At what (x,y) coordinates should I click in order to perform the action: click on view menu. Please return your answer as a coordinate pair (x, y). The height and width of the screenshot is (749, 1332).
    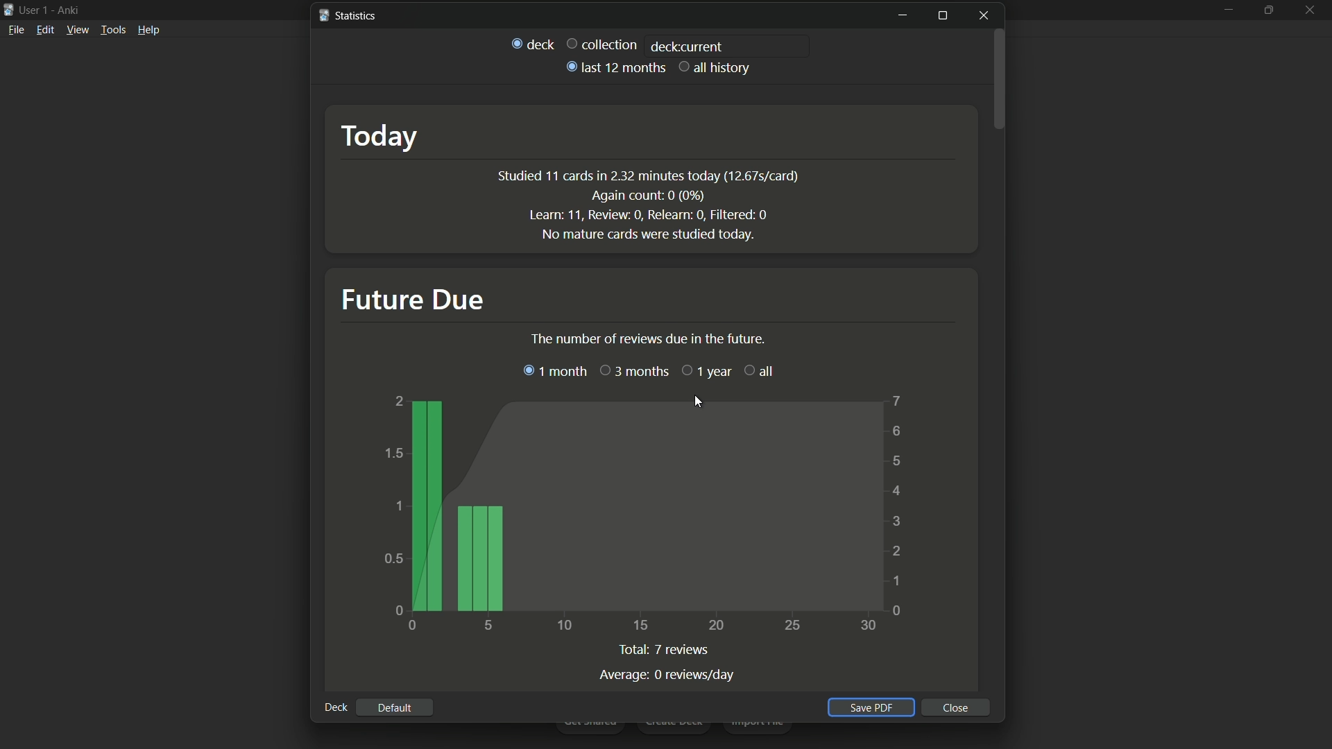
    Looking at the image, I should click on (78, 30).